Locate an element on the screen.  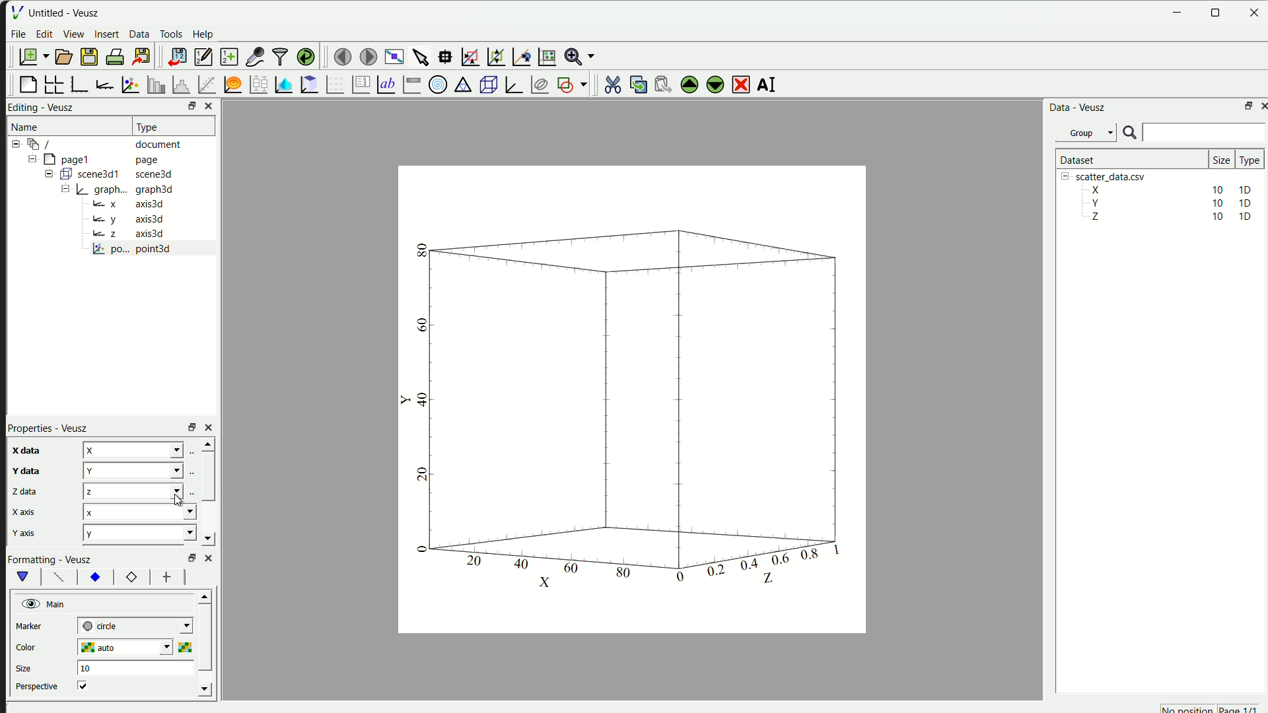
Editing is located at coordinates (24, 106).